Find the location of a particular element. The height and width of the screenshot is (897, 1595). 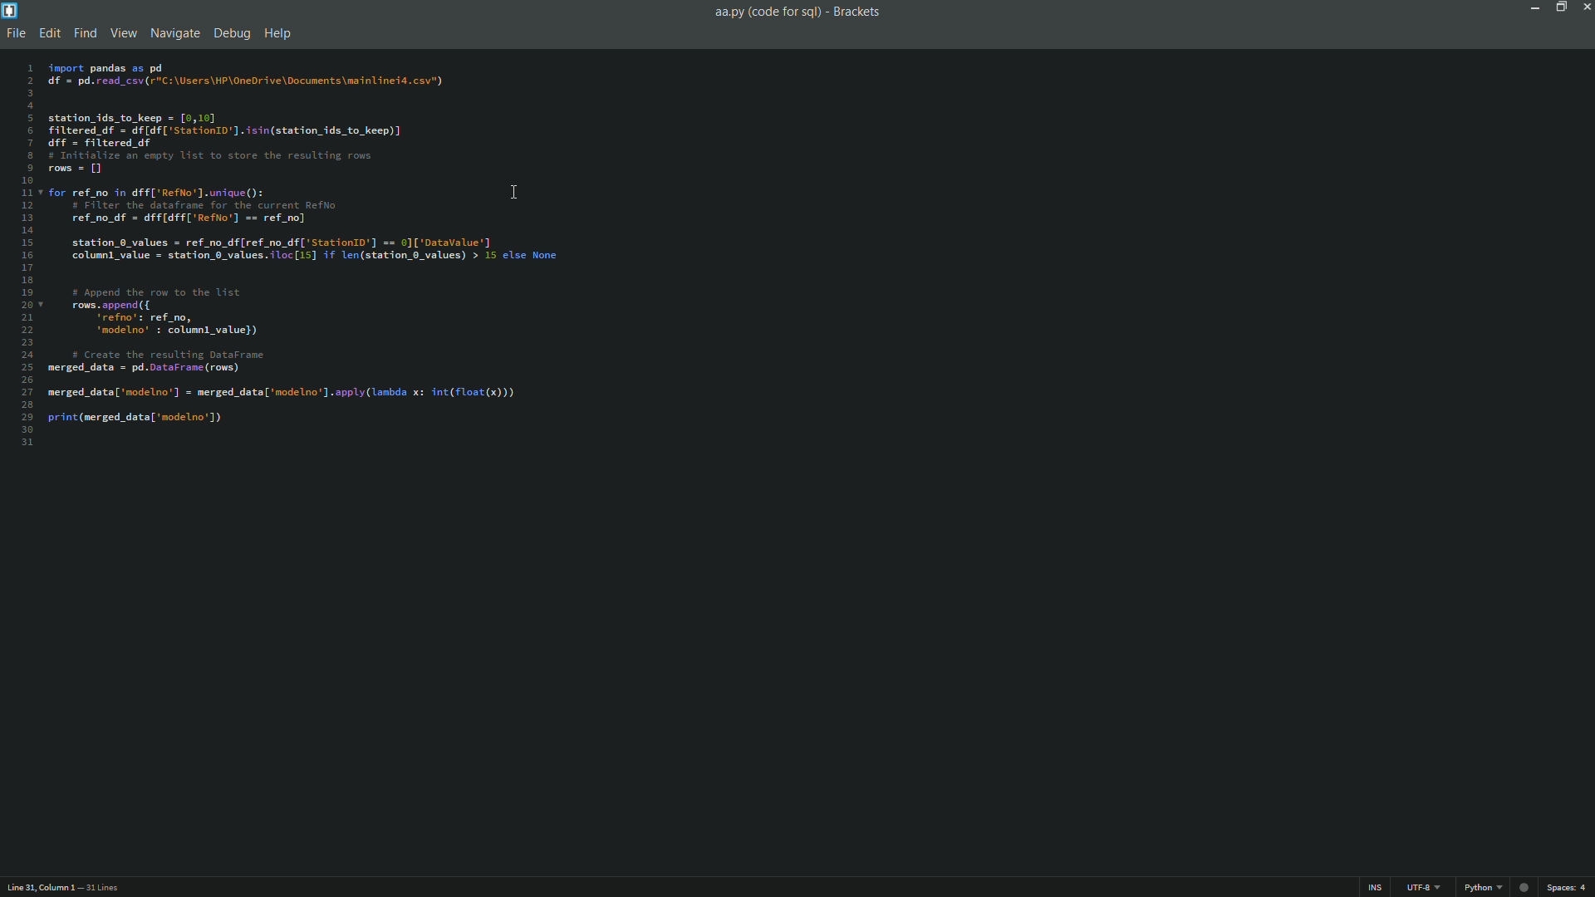

Line numbers is located at coordinates (17, 252).